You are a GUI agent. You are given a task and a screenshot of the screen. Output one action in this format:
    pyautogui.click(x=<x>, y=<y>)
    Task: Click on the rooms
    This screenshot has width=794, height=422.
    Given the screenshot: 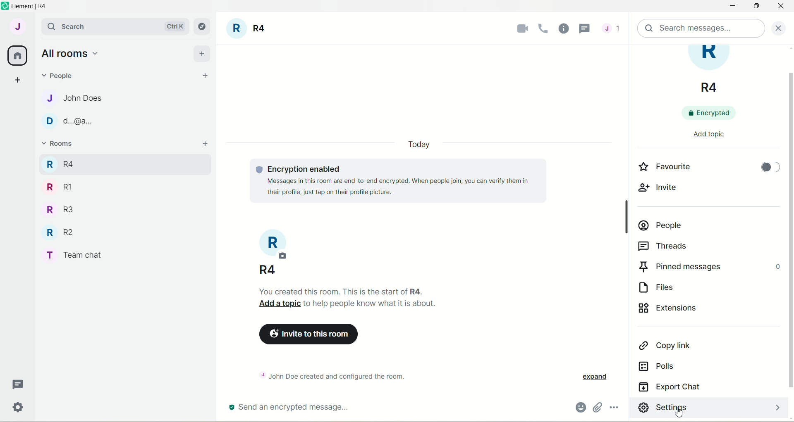 What is the action you would take?
    pyautogui.click(x=59, y=145)
    